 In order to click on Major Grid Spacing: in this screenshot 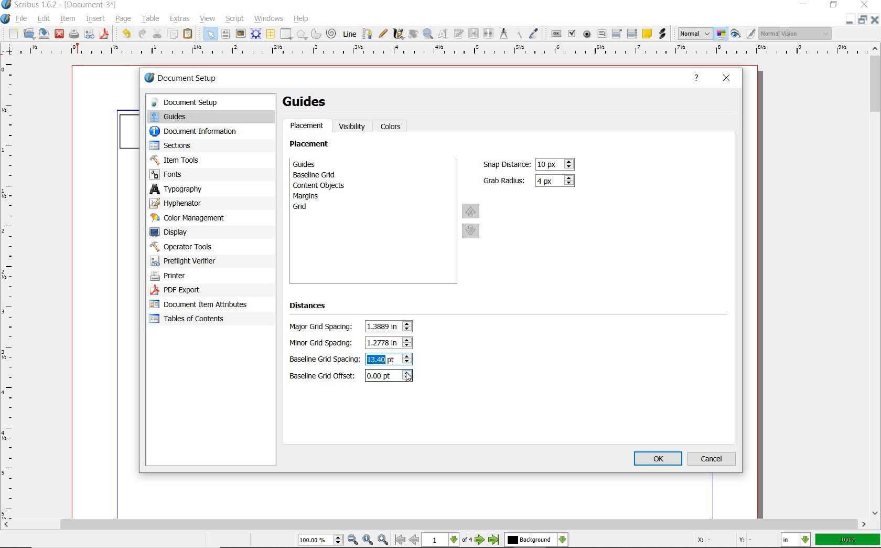, I will do `click(324, 327)`.